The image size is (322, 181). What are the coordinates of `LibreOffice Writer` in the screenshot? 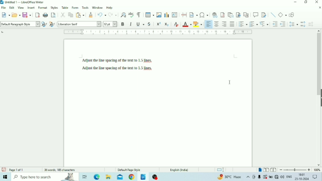 It's located at (143, 177).